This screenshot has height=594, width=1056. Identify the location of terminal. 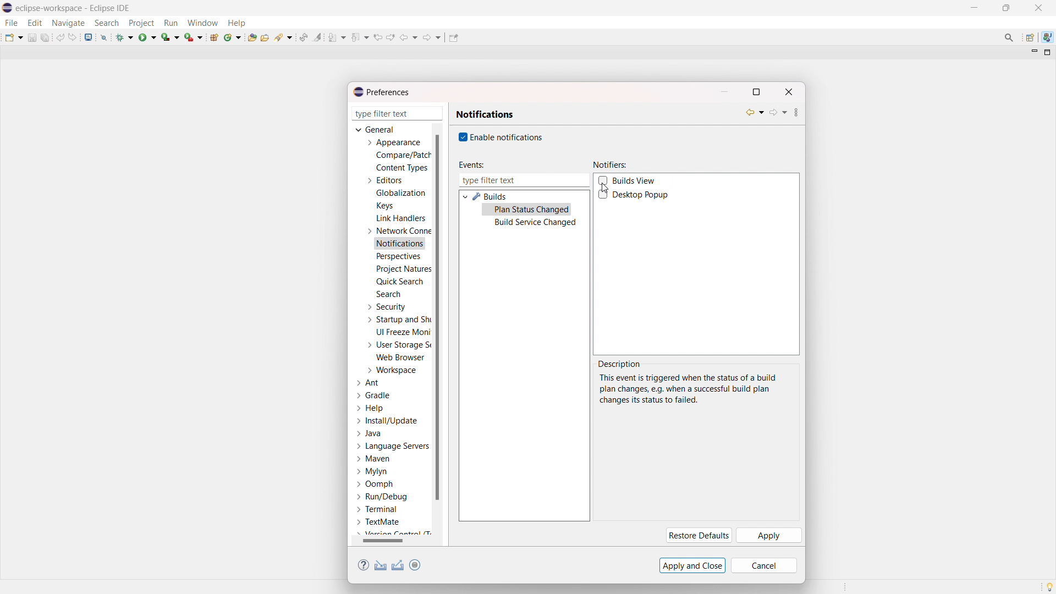
(378, 510).